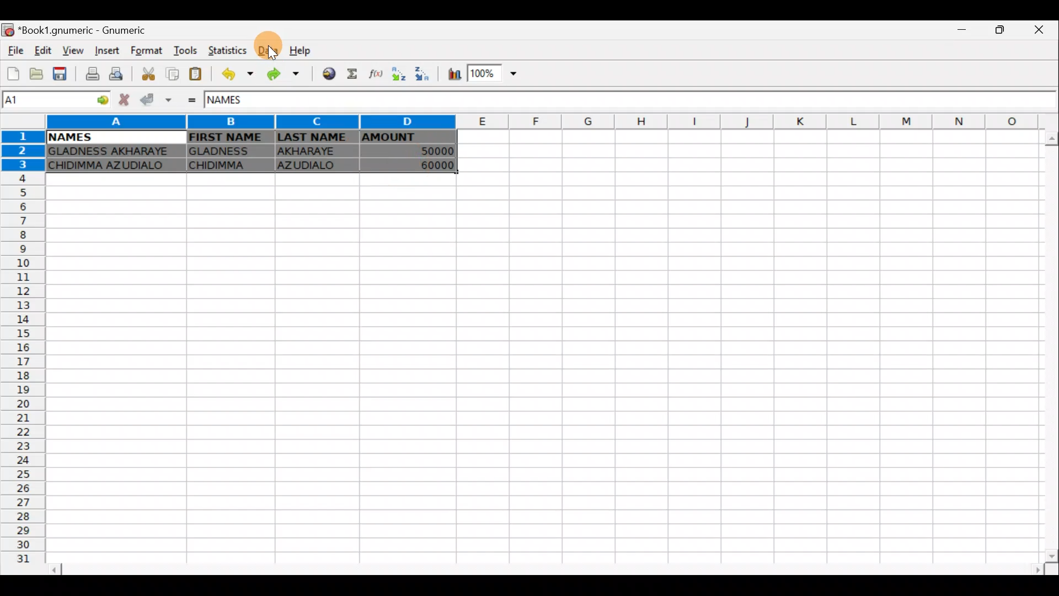 The width and height of the screenshot is (1059, 596). Describe the element at coordinates (315, 138) in the screenshot. I see `LAST NAME` at that location.